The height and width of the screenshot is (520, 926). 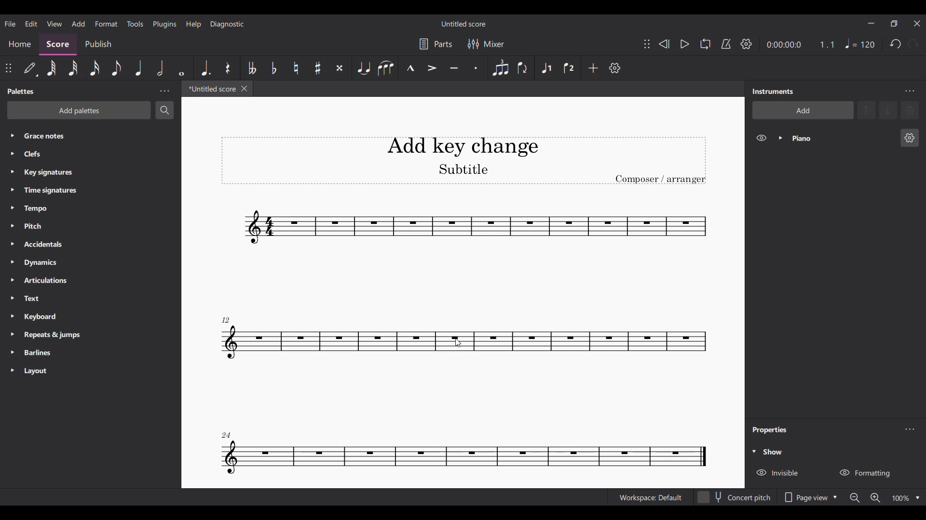 I want to click on Move down, so click(x=889, y=110).